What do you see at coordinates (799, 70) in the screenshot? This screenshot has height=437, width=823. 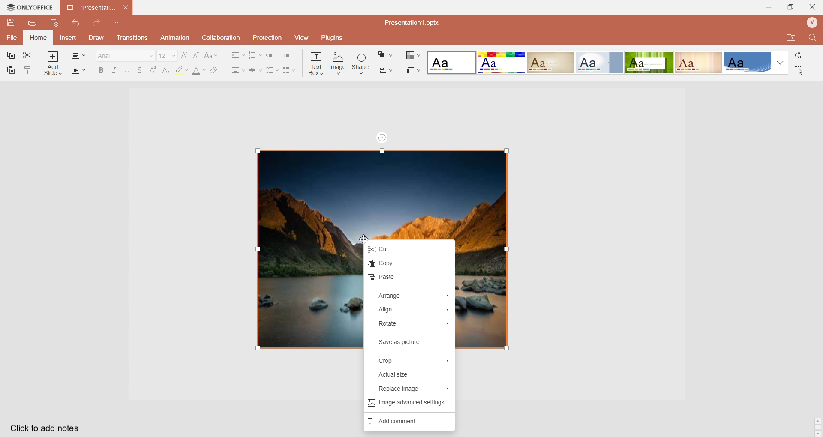 I see `Select All` at bounding box center [799, 70].